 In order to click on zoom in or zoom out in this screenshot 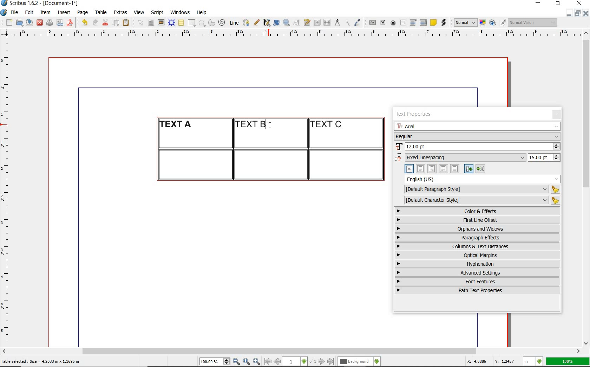, I will do `click(287, 22)`.